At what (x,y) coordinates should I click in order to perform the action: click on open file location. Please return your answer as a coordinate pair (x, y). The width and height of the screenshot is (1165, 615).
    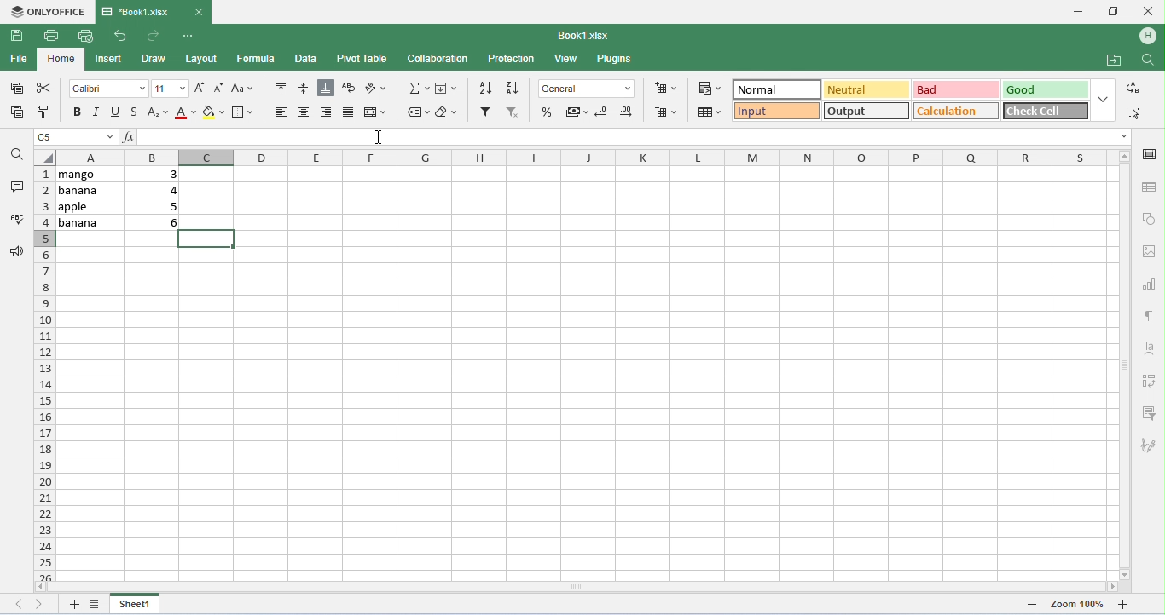
    Looking at the image, I should click on (1115, 60).